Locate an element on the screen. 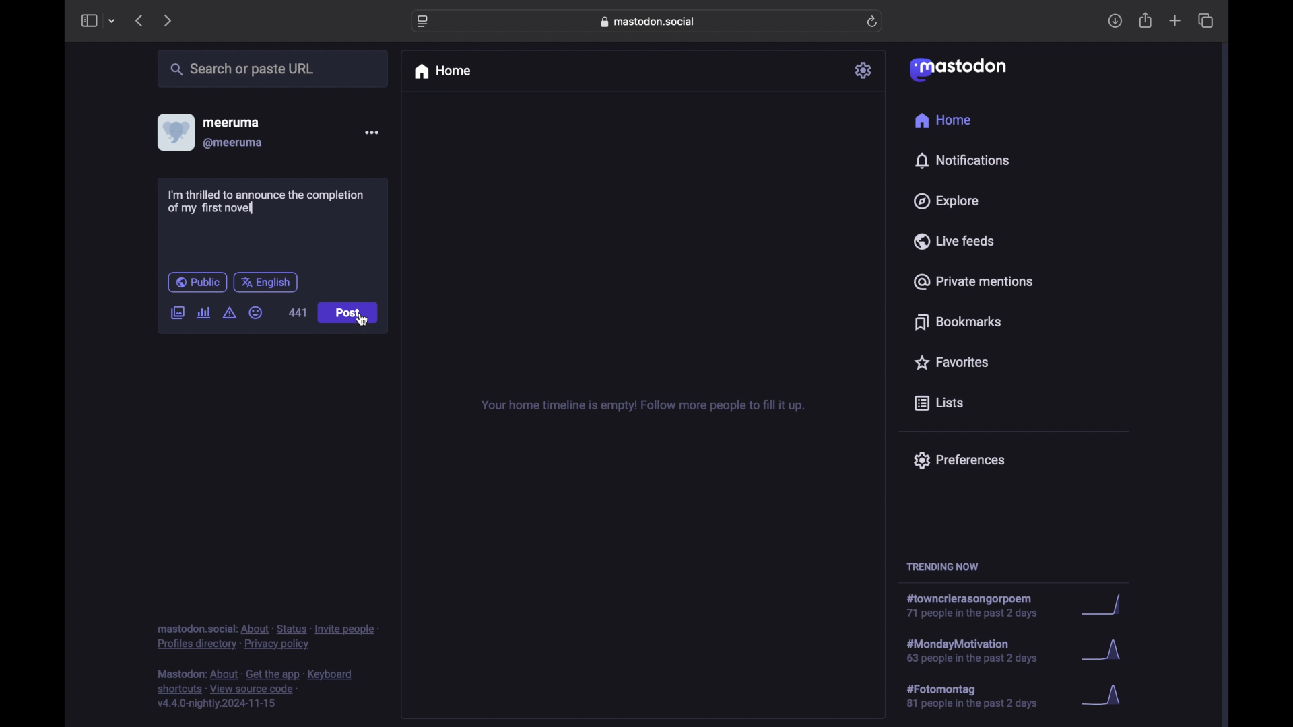 This screenshot has height=727, width=1293. footnote is located at coordinates (255, 689).